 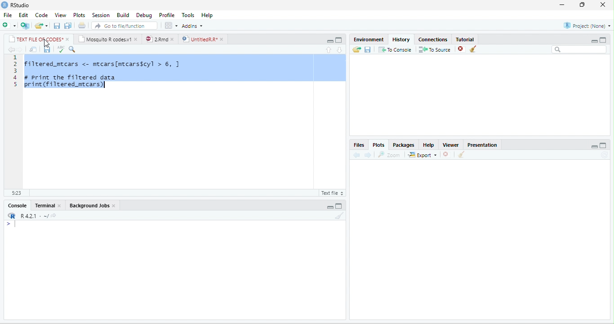 I want to click on Zoom, so click(x=388, y=155).